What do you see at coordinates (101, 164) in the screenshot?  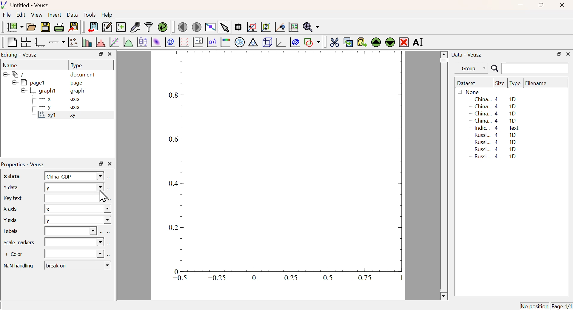 I see `Restore Down` at bounding box center [101, 164].